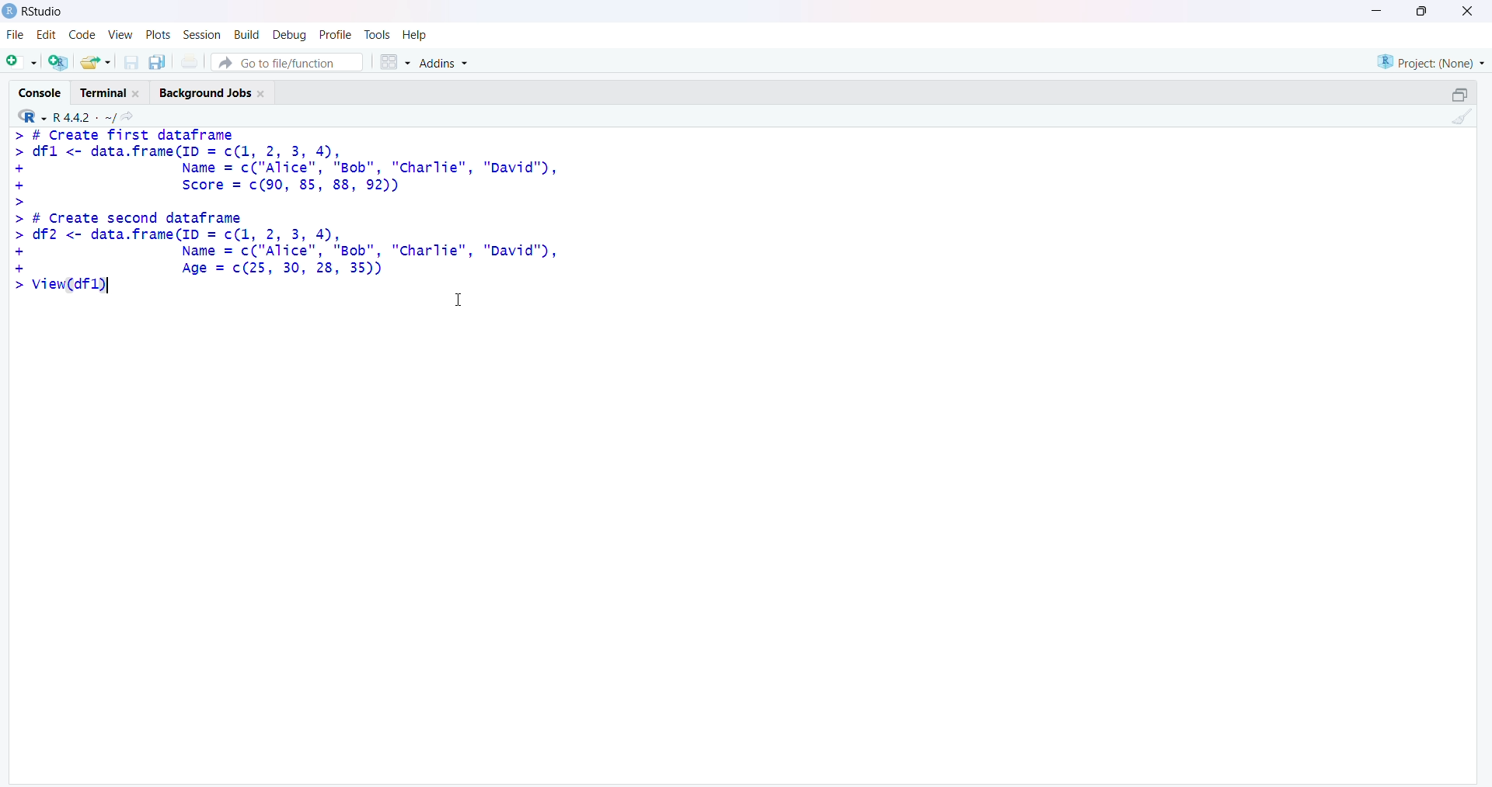  I want to click on copy, so click(157, 62).